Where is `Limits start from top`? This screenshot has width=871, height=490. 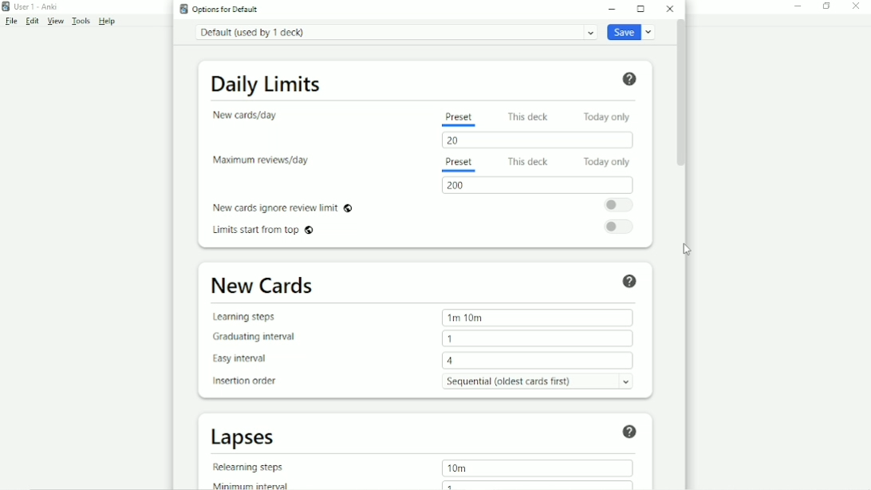 Limits start from top is located at coordinates (262, 231).